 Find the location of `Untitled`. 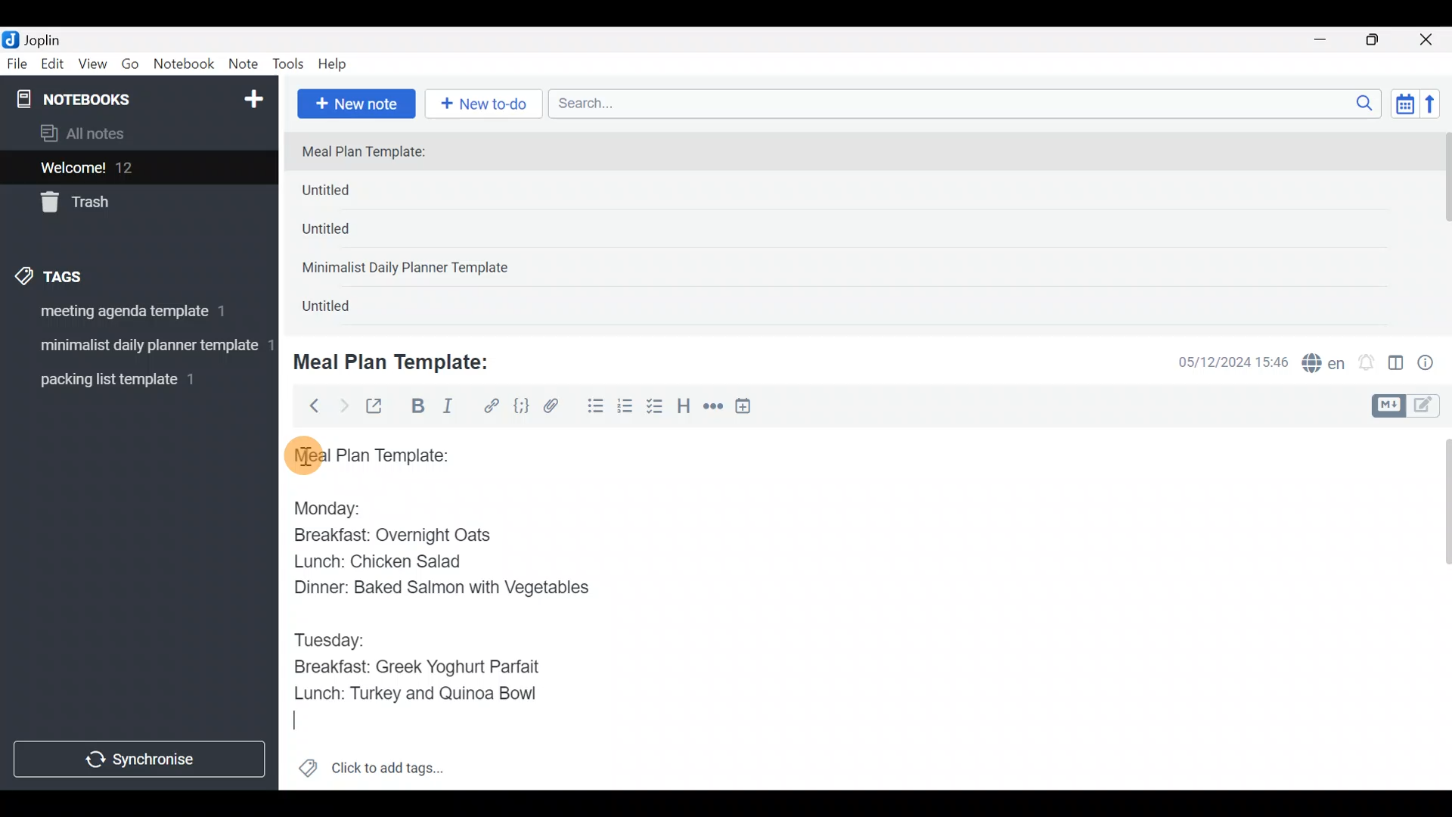

Untitled is located at coordinates (351, 194).